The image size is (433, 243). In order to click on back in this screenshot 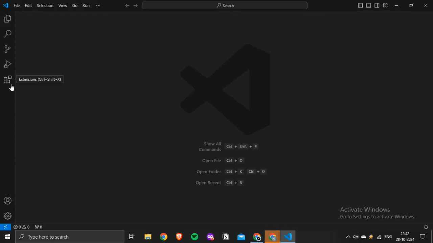, I will do `click(127, 5)`.